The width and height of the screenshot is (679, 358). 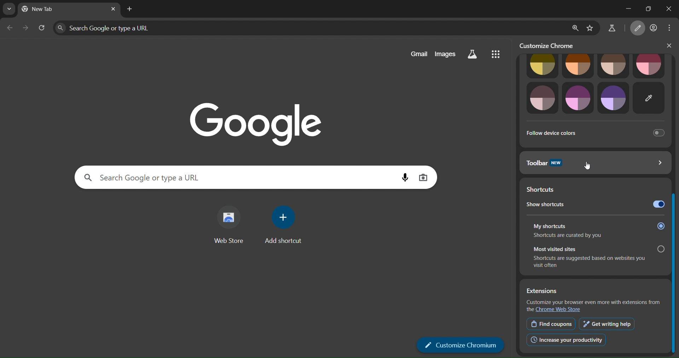 What do you see at coordinates (130, 9) in the screenshot?
I see `new tab` at bounding box center [130, 9].